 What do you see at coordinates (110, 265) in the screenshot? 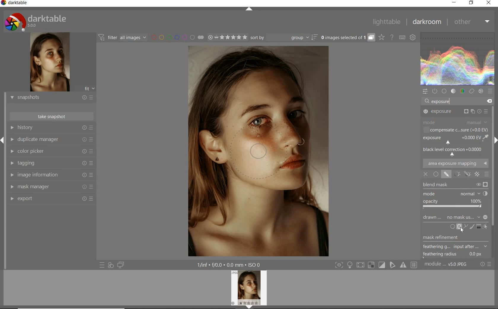
I see `quick access for applying any of your styles` at bounding box center [110, 265].